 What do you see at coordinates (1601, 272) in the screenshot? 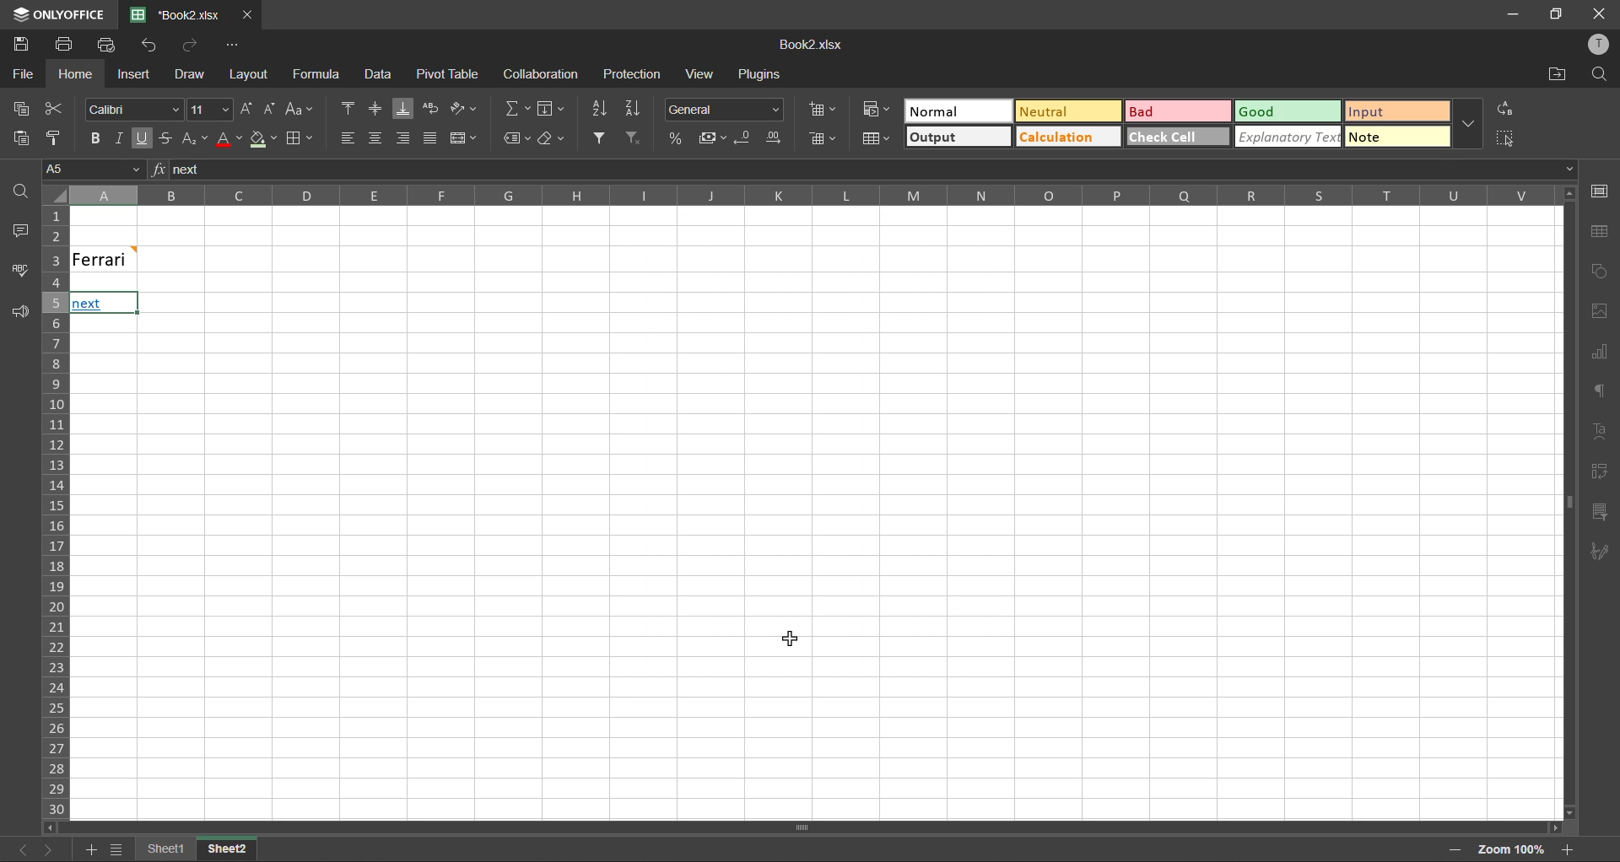
I see `shapes` at bounding box center [1601, 272].